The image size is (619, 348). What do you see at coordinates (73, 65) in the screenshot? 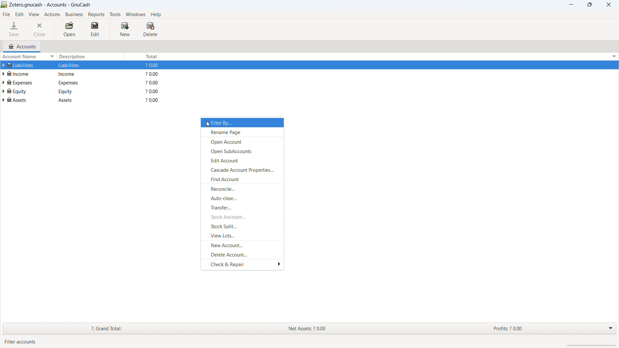
I see `Liabilities` at bounding box center [73, 65].